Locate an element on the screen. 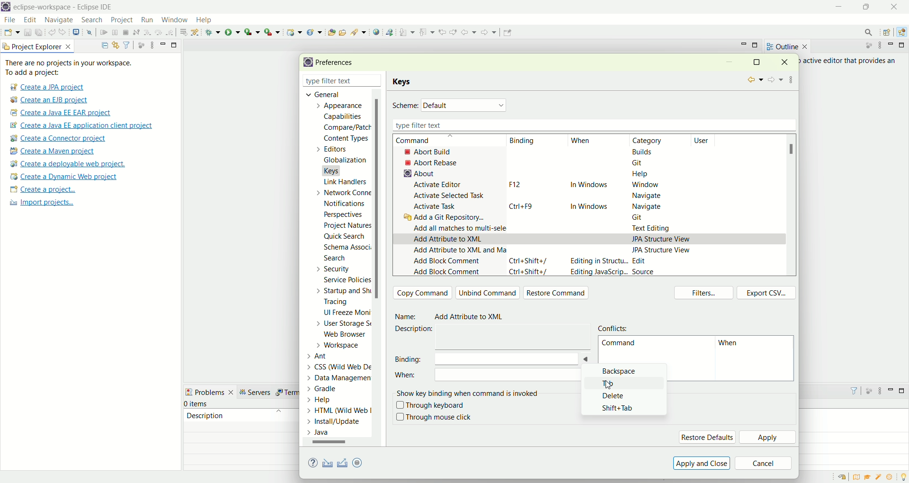 This screenshot has width=909, height=483. maximize is located at coordinates (756, 62).